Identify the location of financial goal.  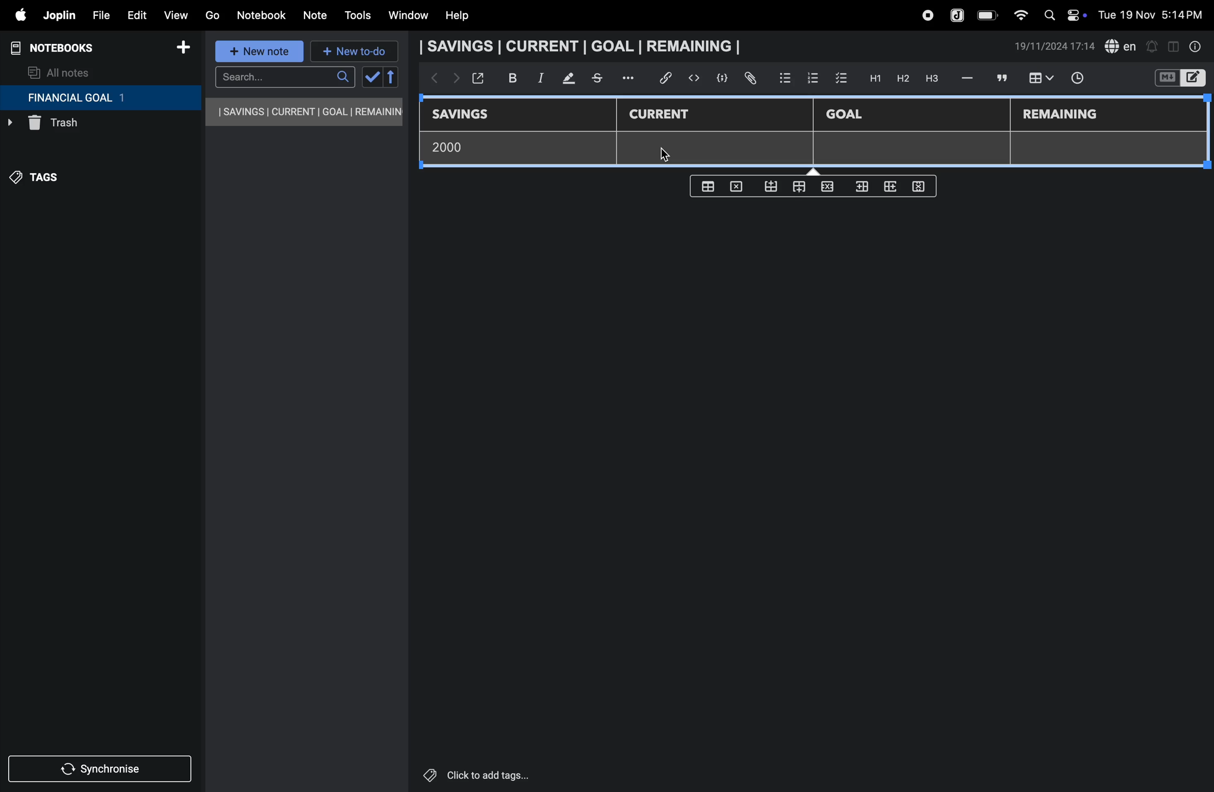
(100, 98).